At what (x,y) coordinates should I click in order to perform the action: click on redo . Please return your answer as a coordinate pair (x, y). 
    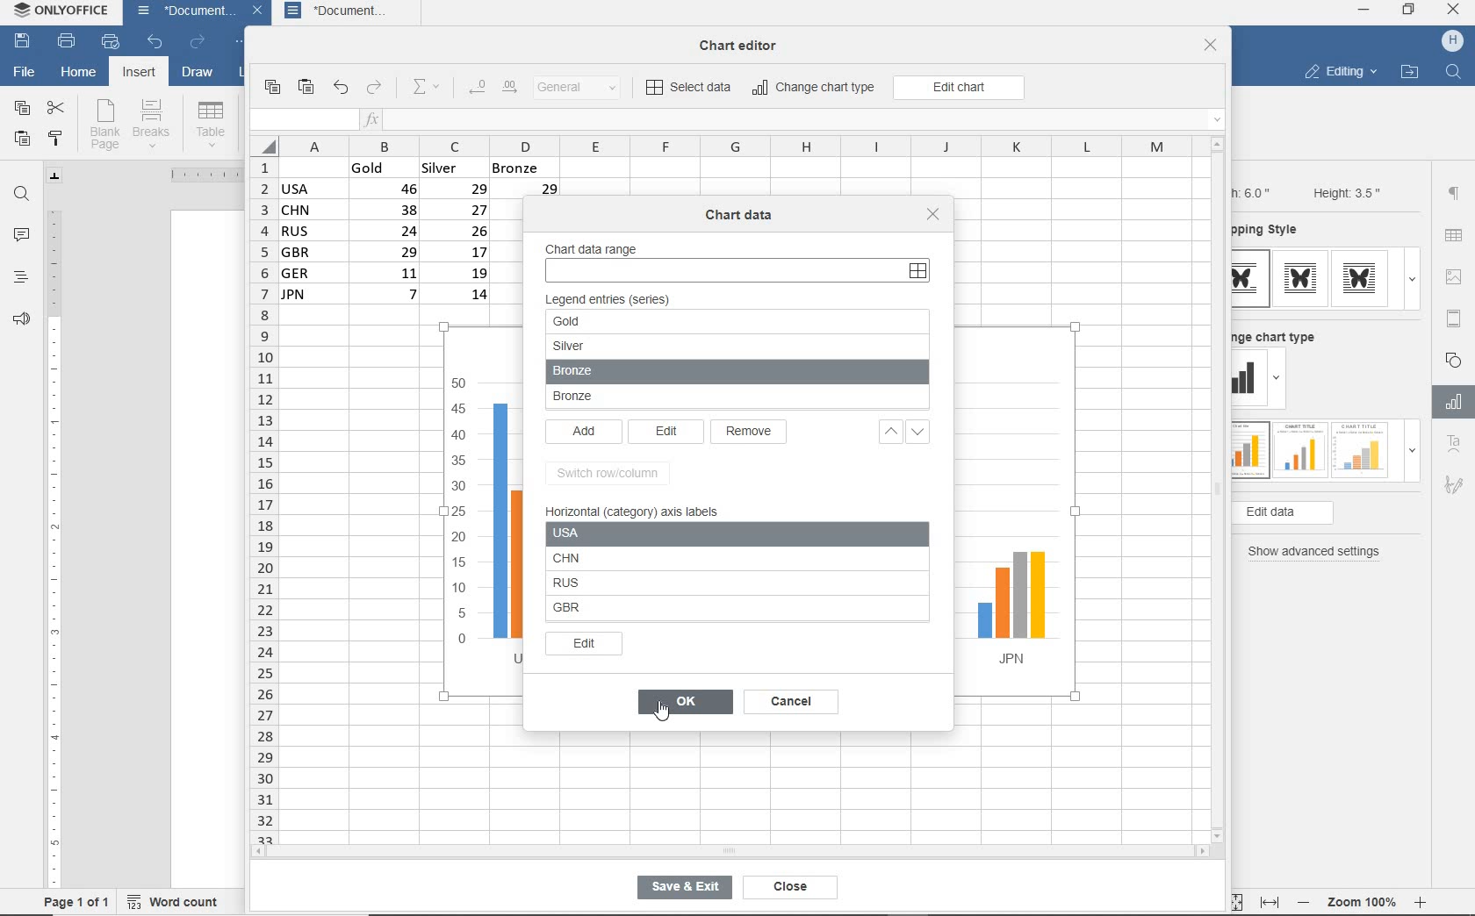
    Looking at the image, I should click on (375, 89).